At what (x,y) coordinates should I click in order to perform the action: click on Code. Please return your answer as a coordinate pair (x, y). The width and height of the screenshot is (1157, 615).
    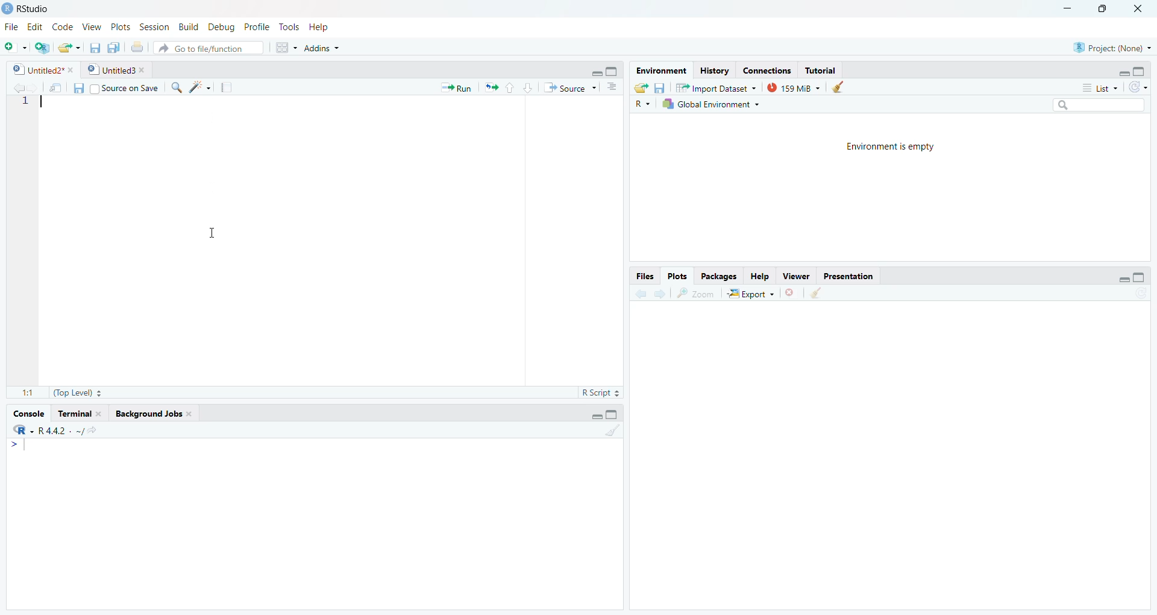
    Looking at the image, I should click on (64, 27).